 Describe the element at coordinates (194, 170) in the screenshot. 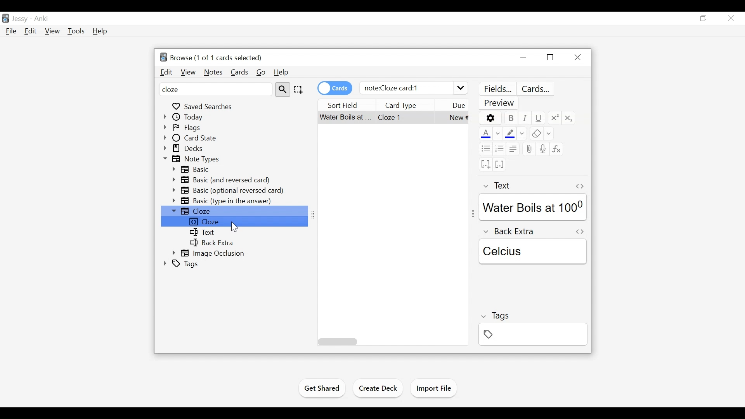

I see `Basic` at that location.